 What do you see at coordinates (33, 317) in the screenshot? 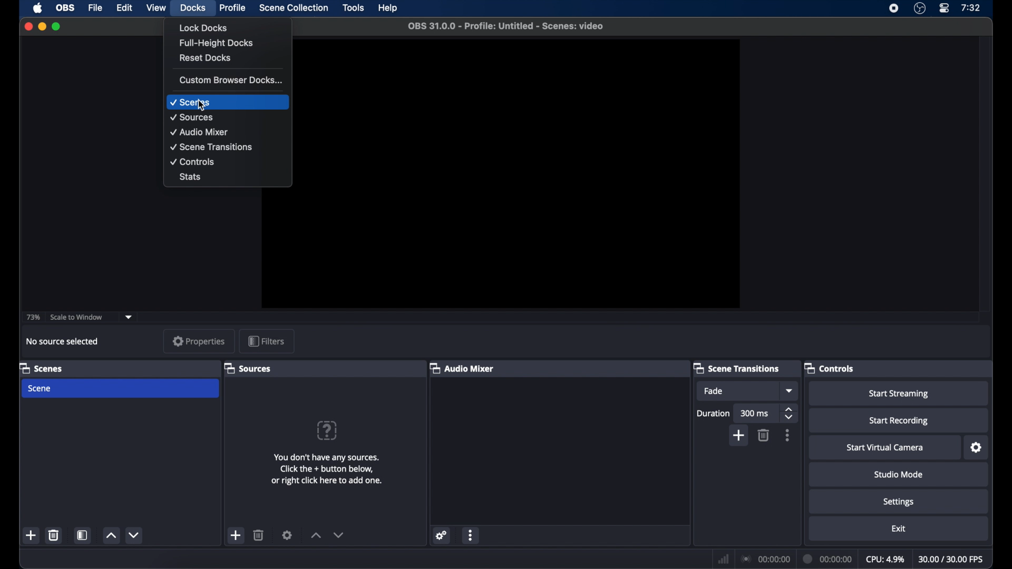
I see `73%` at bounding box center [33, 317].